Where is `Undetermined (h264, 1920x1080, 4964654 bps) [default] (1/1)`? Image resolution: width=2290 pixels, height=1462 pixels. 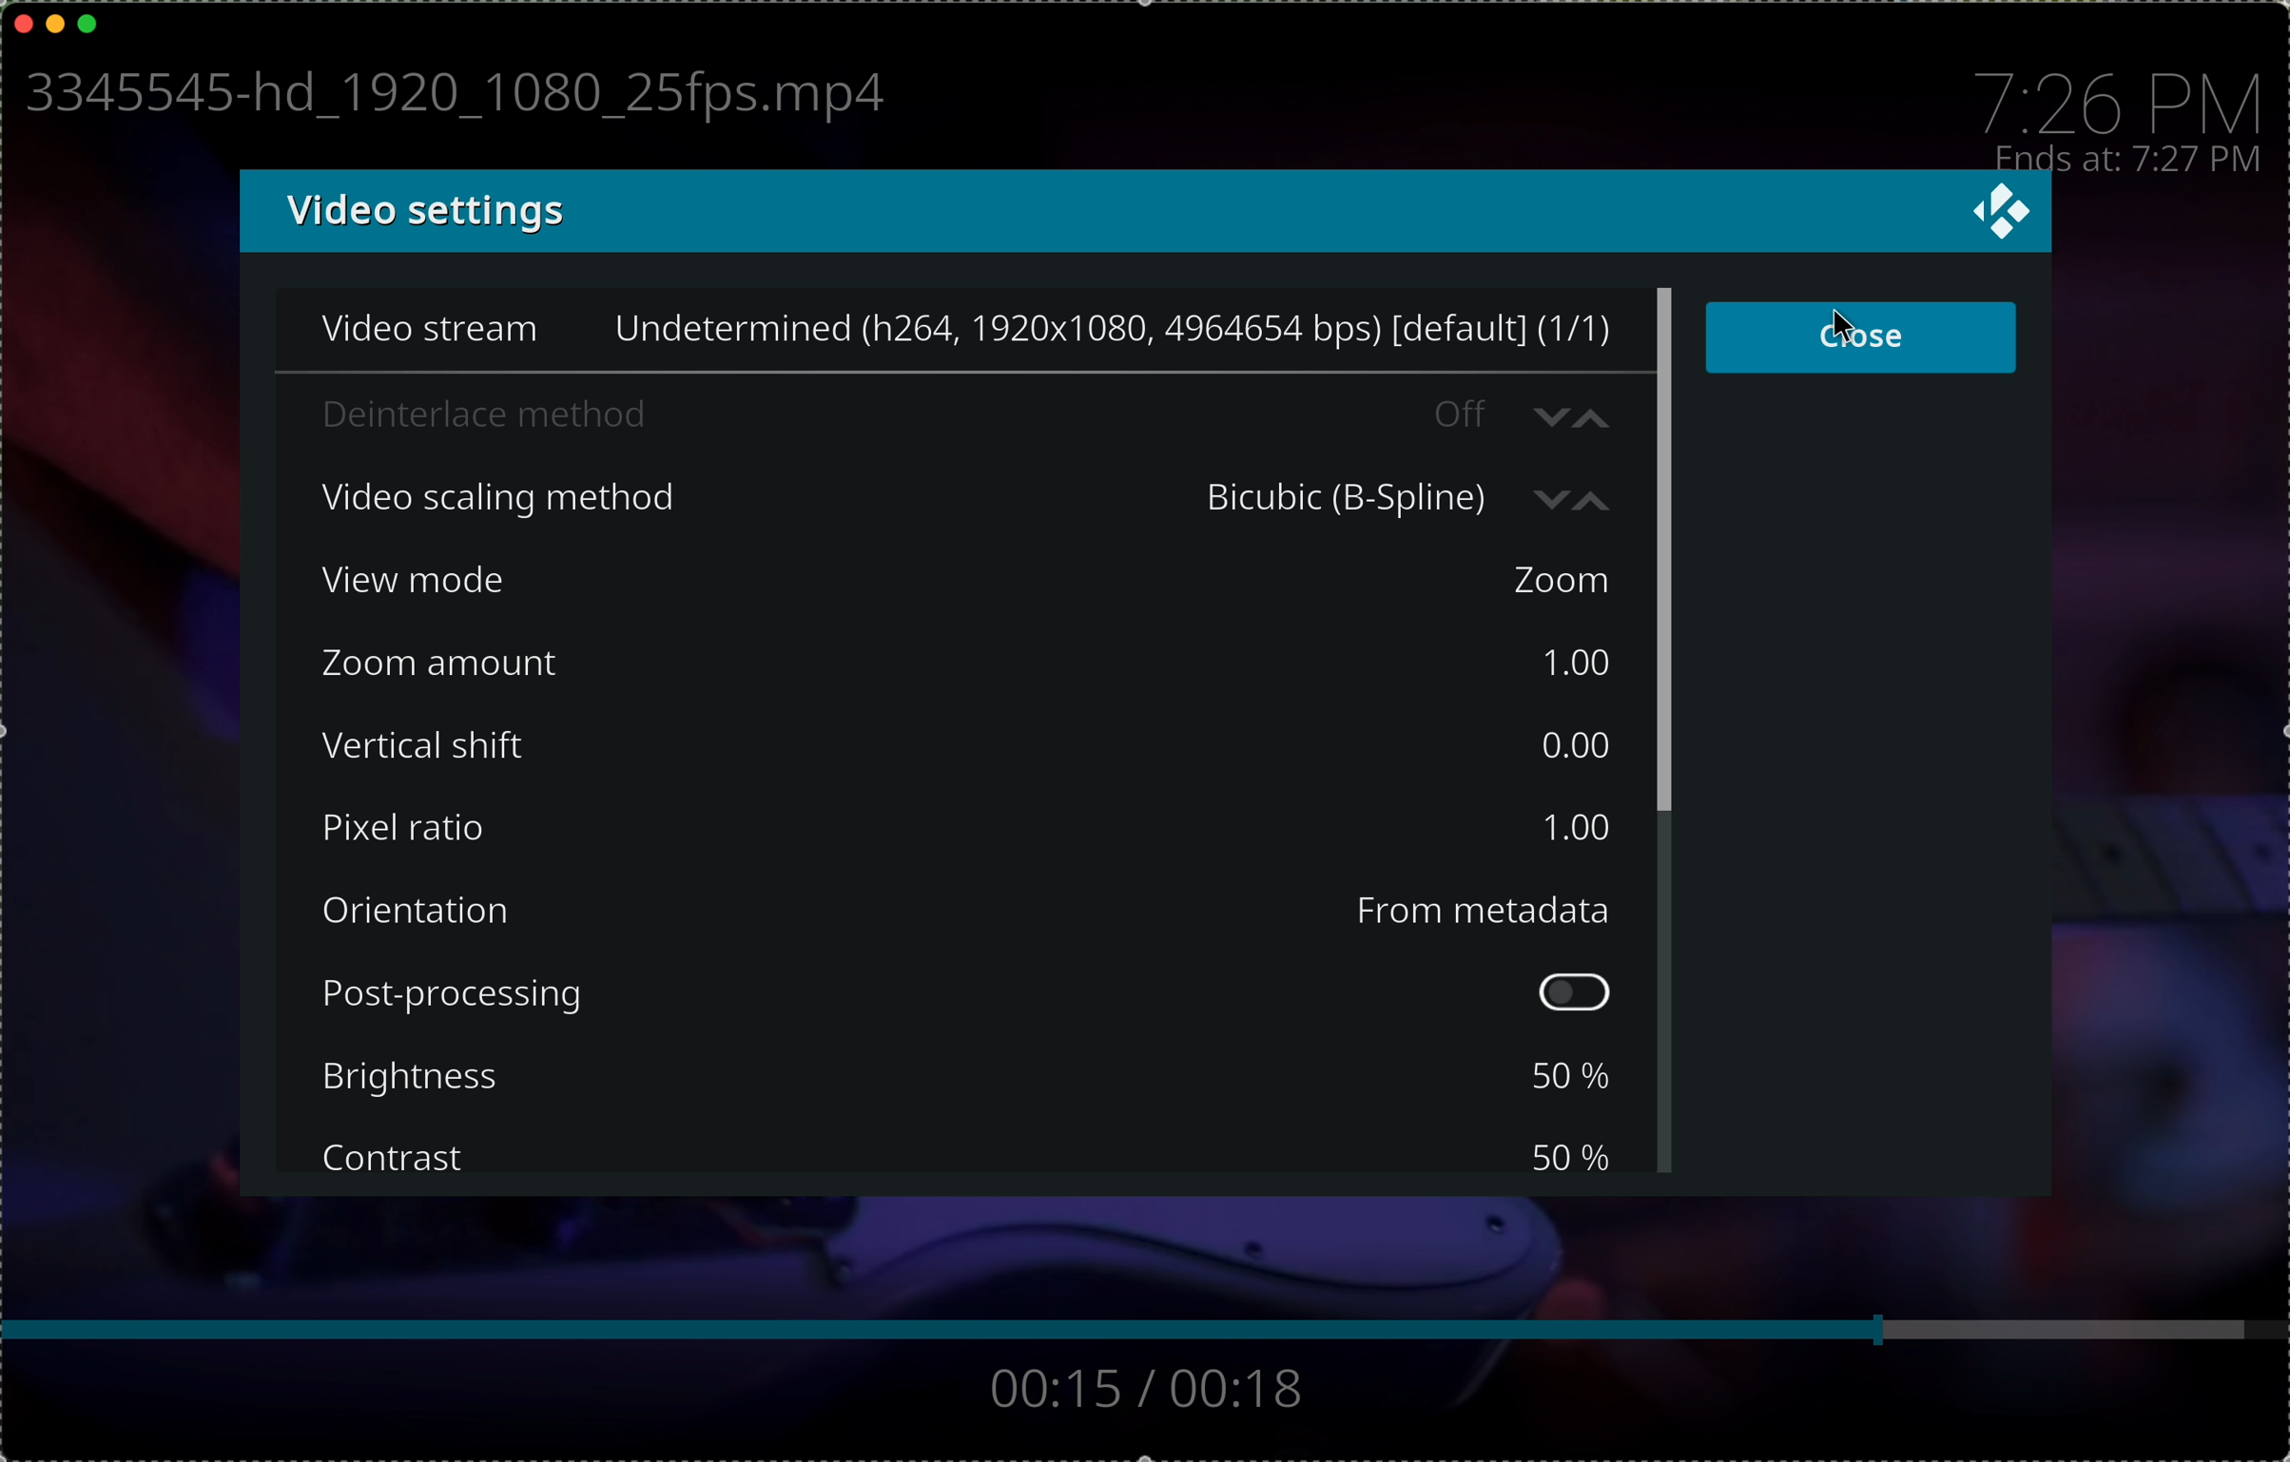 Undetermined (h264, 1920x1080, 4964654 bps) [default] (1/1) is located at coordinates (1114, 328).